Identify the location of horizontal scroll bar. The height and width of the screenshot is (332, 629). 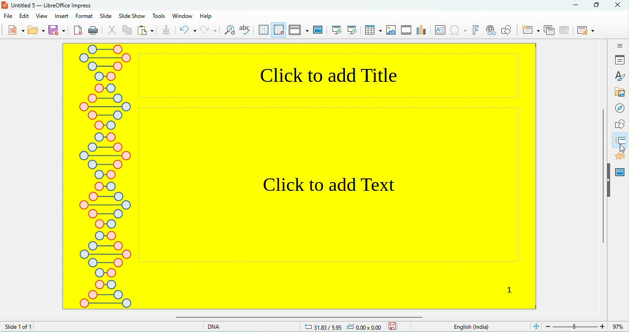
(304, 317).